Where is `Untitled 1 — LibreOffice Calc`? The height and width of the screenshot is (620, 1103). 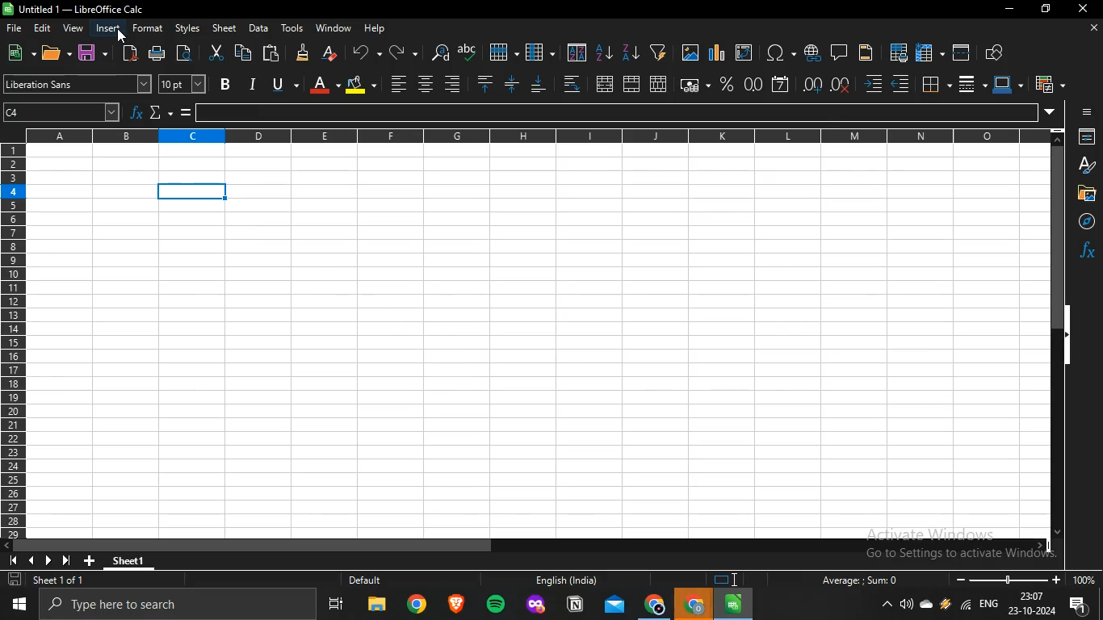 Untitled 1 — LibreOffice Calc is located at coordinates (76, 9).